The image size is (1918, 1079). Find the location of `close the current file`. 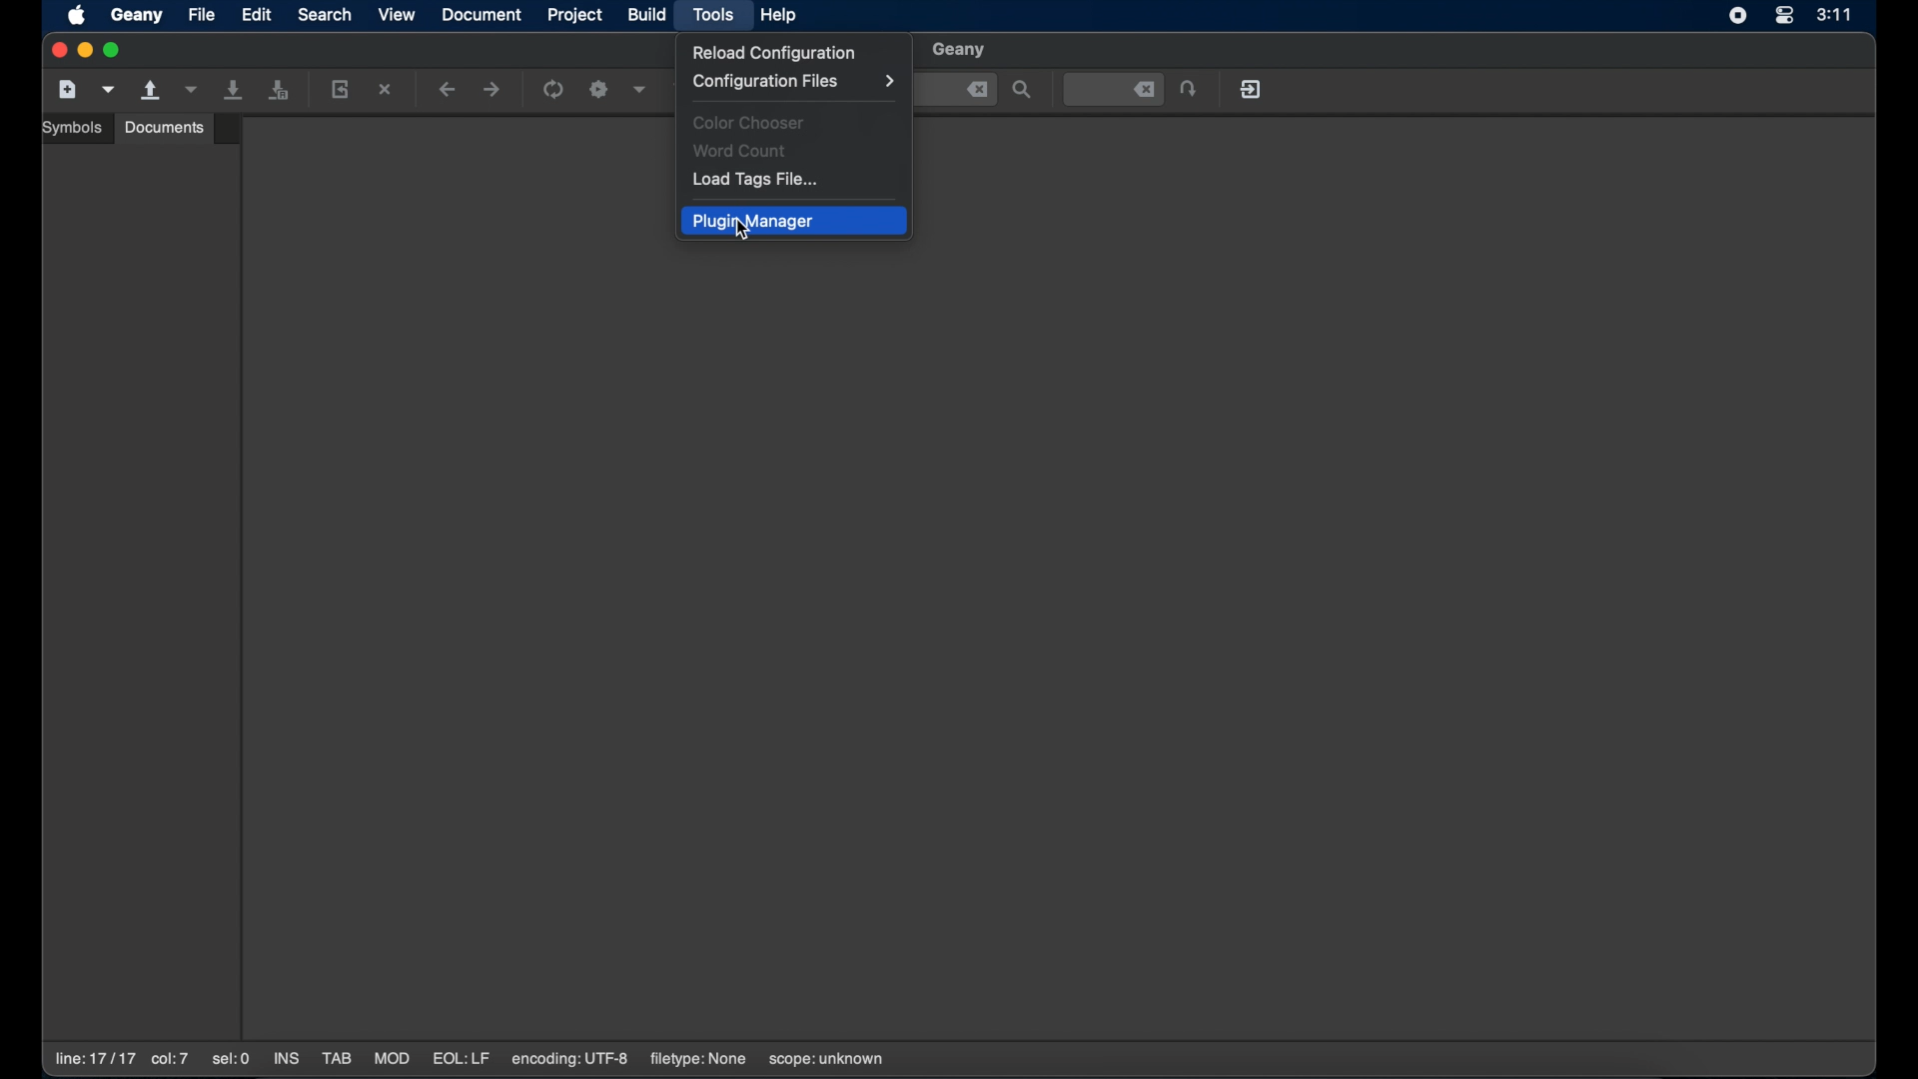

close the current file is located at coordinates (387, 91).